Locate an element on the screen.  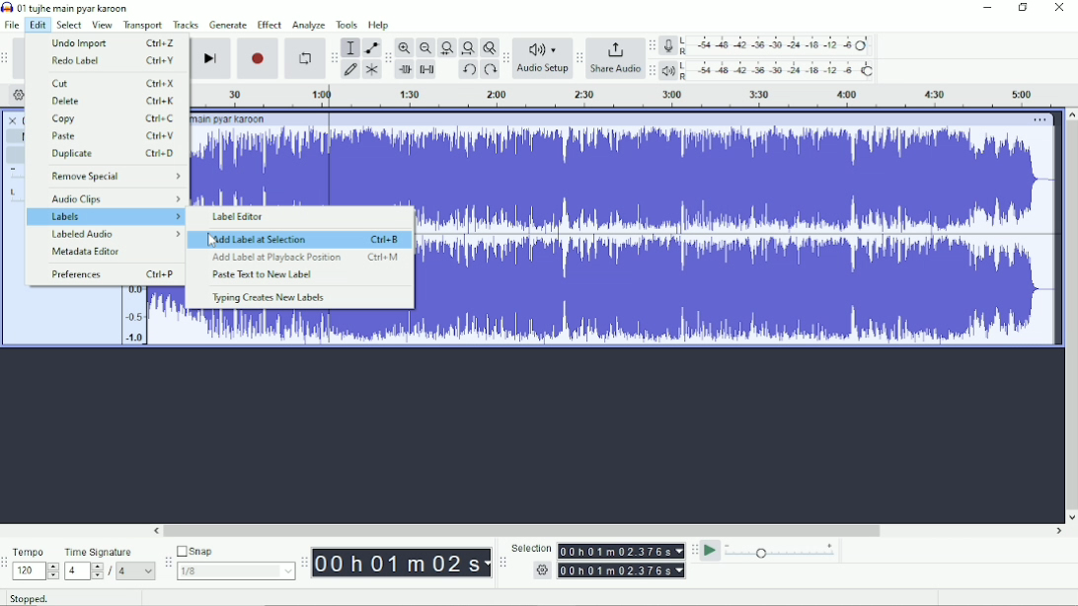
Tempo is located at coordinates (36, 563).